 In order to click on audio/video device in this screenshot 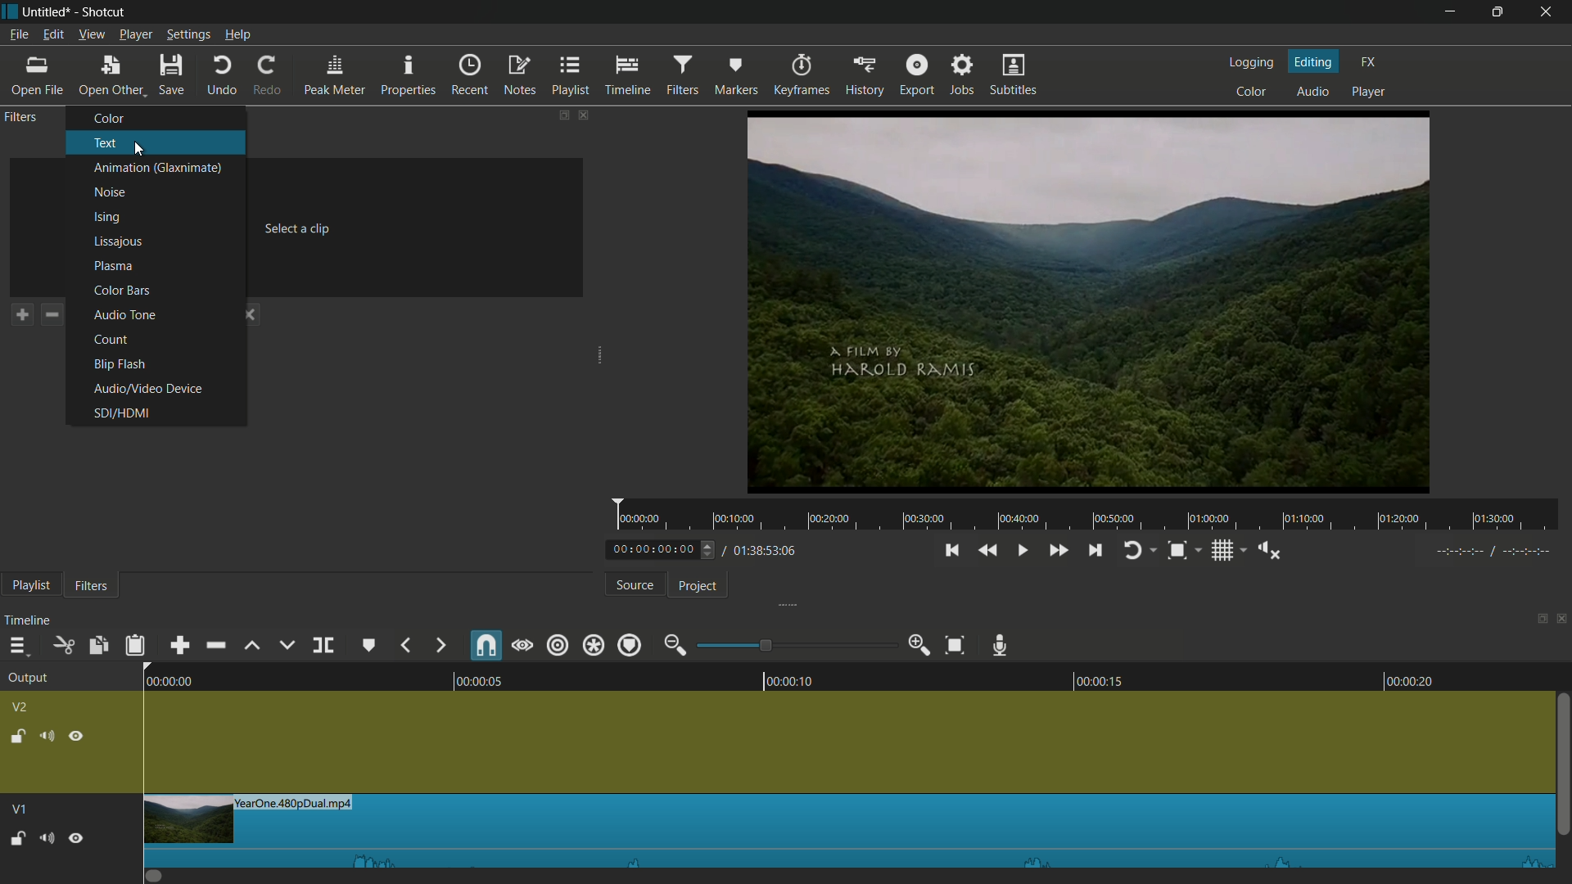, I will do `click(145, 388)`.